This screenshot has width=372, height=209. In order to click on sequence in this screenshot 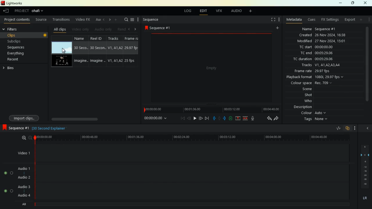, I will do `click(159, 28)`.